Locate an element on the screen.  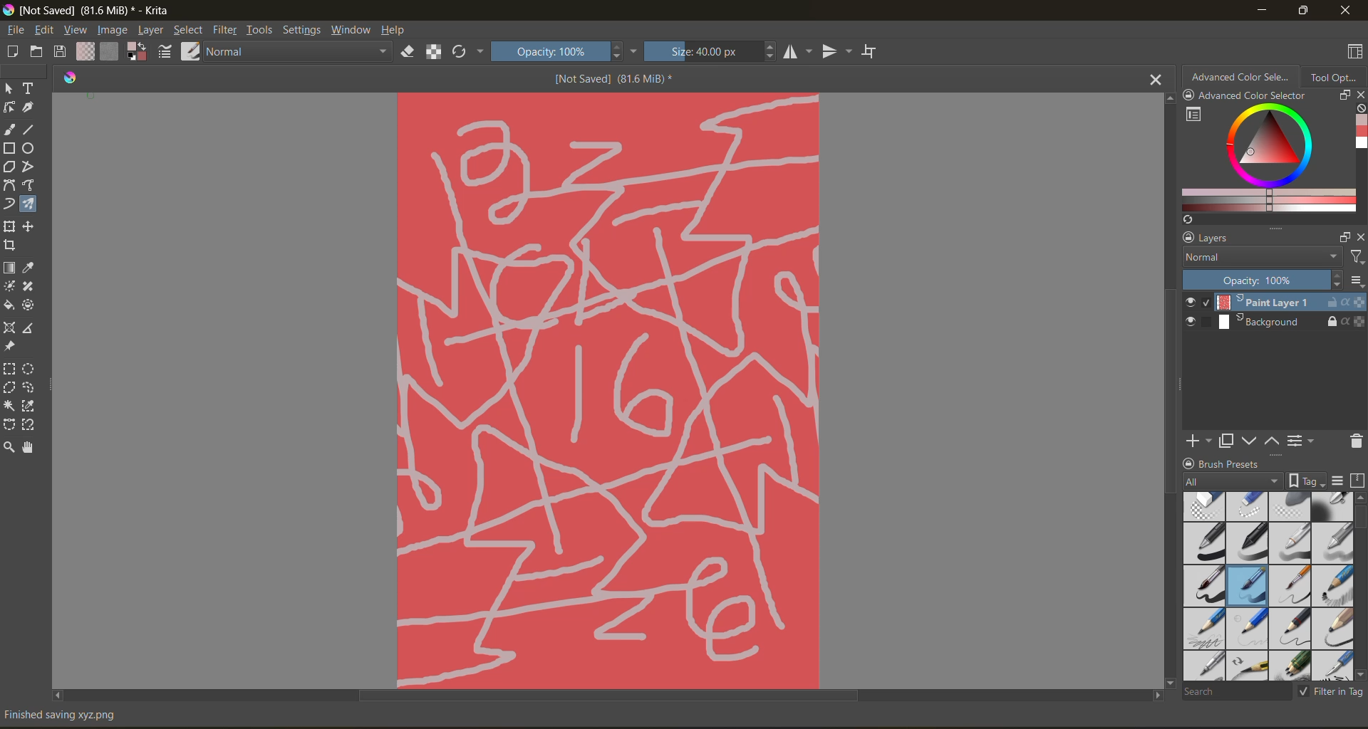
tool options is located at coordinates (1335, 76).